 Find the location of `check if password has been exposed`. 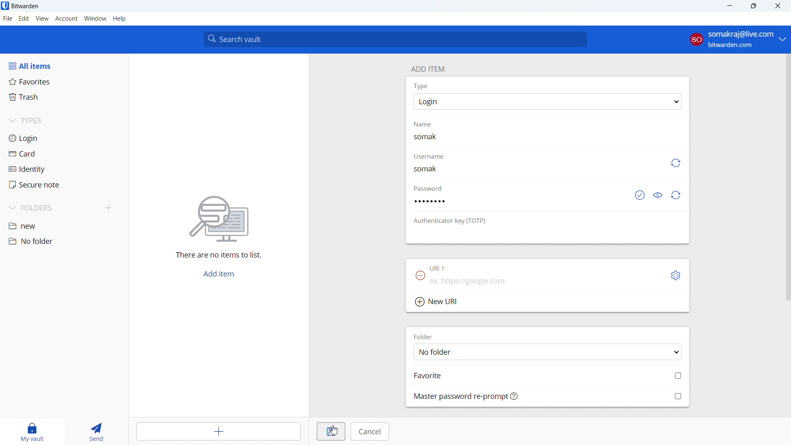

check if password has been exposed is located at coordinates (639, 196).